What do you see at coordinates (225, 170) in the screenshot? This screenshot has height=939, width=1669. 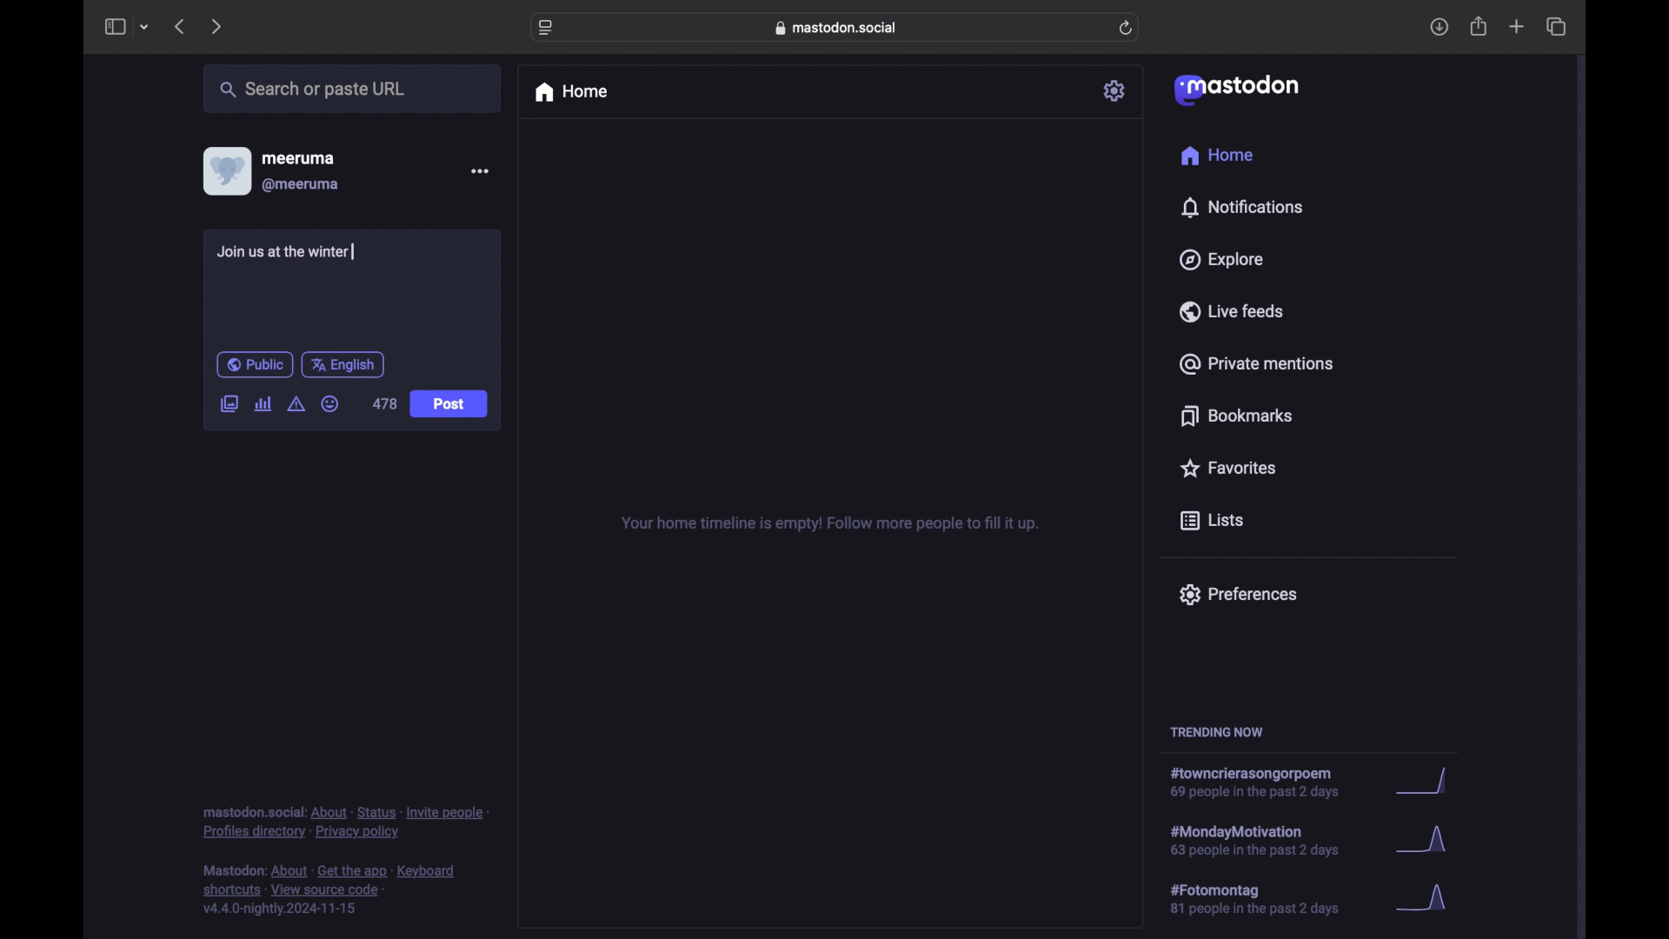 I see `display picture` at bounding box center [225, 170].